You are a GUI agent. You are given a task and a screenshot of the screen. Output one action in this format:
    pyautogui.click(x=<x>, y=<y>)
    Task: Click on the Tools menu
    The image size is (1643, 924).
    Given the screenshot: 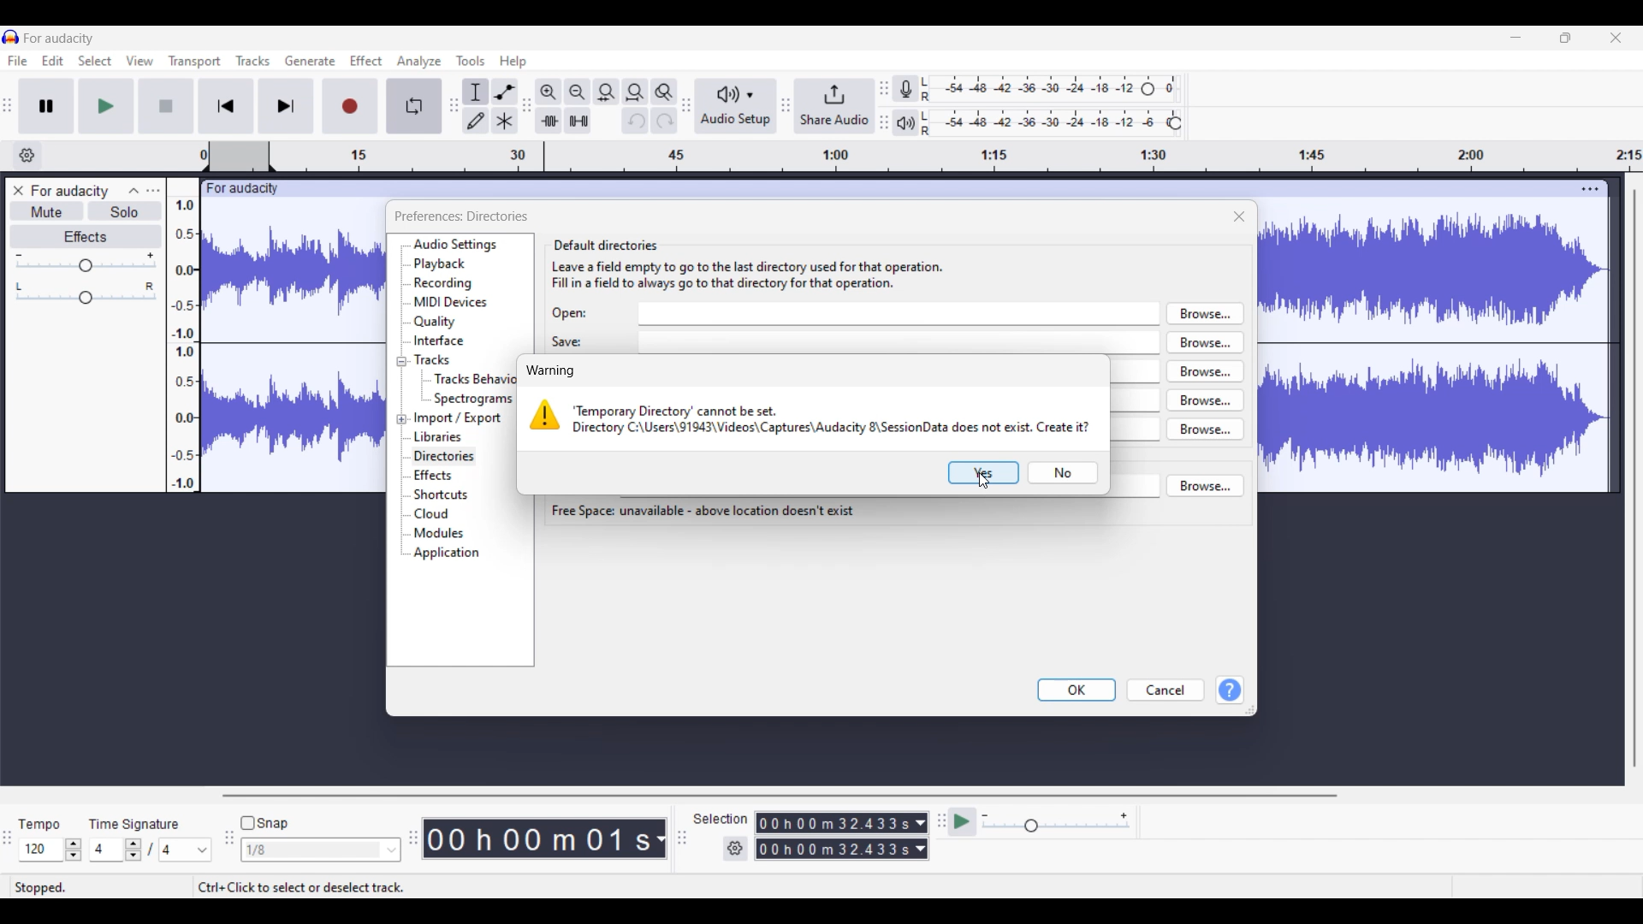 What is the action you would take?
    pyautogui.click(x=471, y=61)
    